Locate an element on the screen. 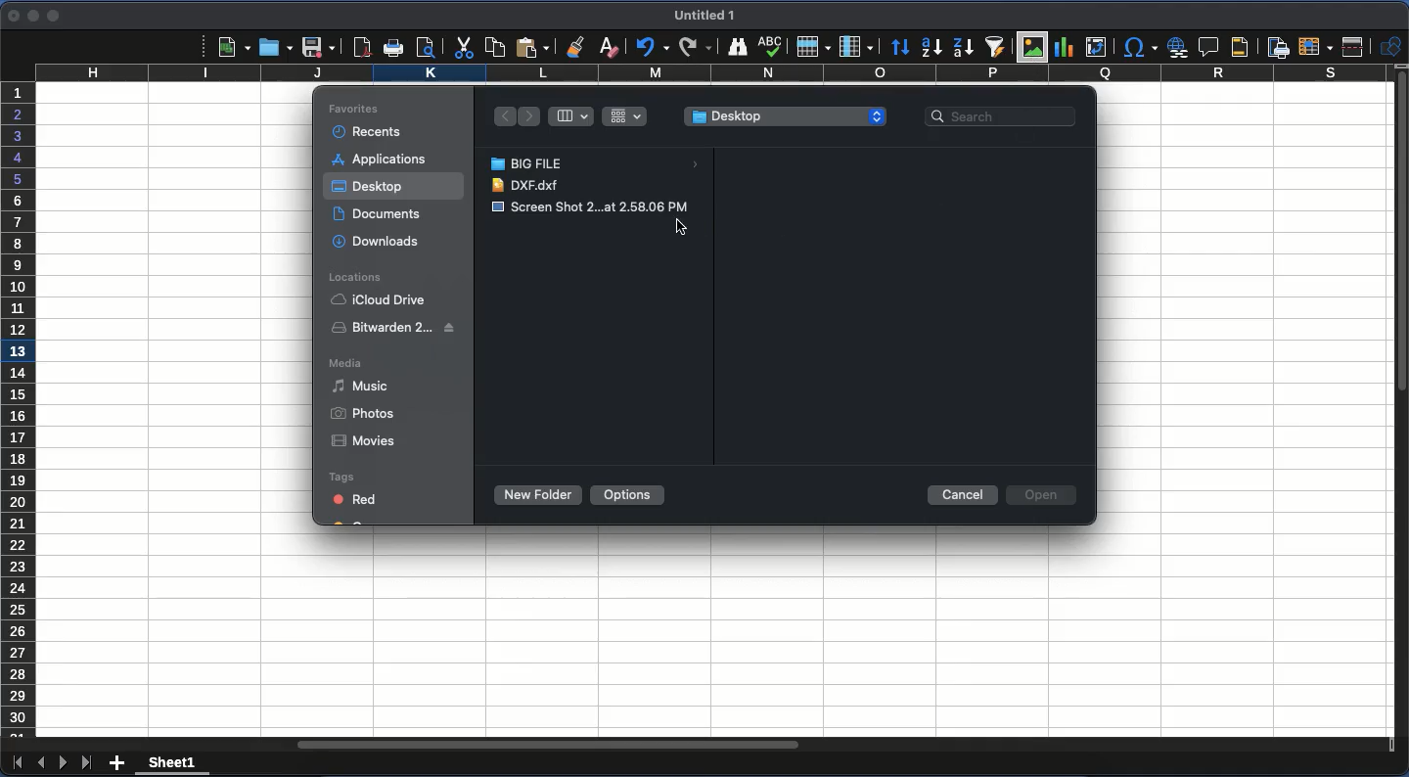 The width and height of the screenshot is (1409, 777). music is located at coordinates (359, 386).